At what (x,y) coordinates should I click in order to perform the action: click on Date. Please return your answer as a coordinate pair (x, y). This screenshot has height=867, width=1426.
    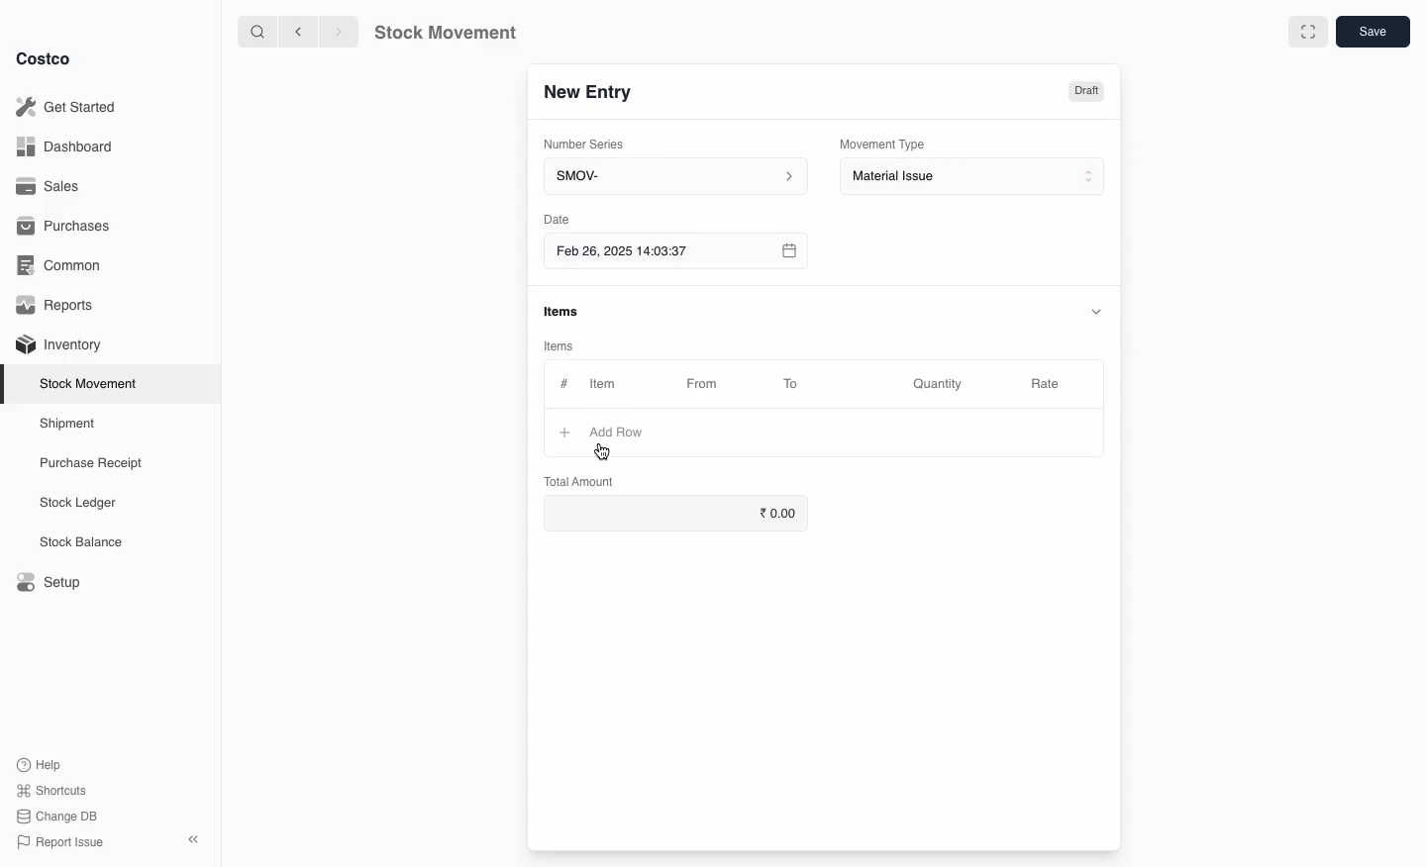
    Looking at the image, I should click on (556, 219).